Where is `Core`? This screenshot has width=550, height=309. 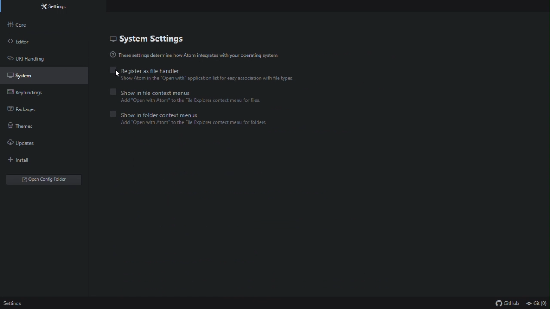 Core is located at coordinates (31, 26).